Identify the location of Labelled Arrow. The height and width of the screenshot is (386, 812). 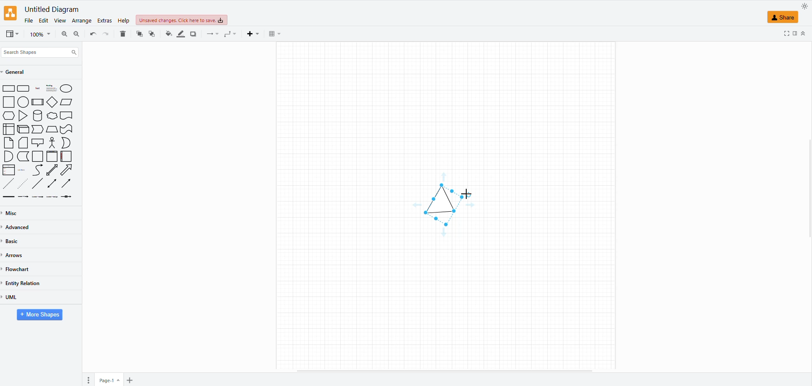
(37, 197).